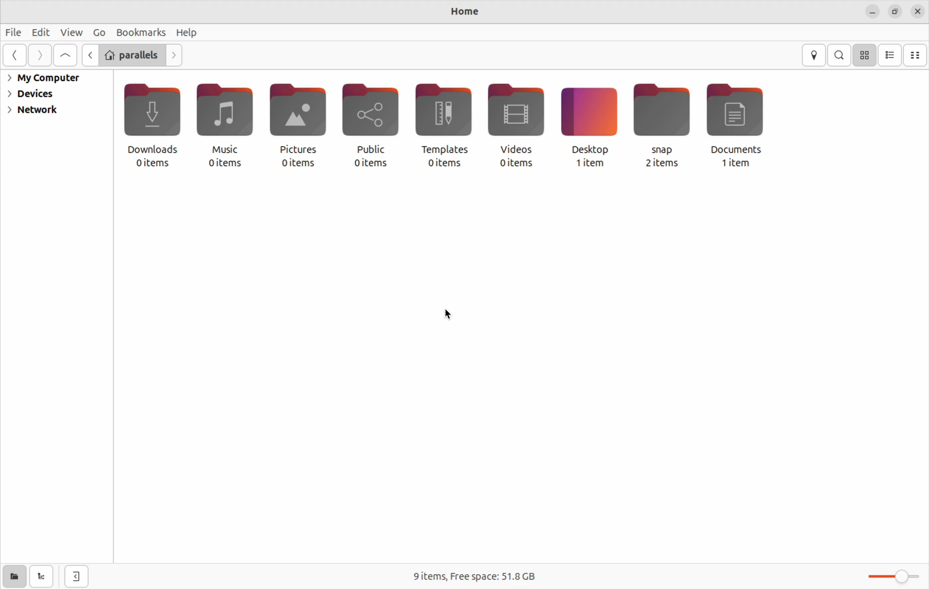 This screenshot has height=589, width=929. What do you see at coordinates (895, 578) in the screenshot?
I see `zoom toggle` at bounding box center [895, 578].